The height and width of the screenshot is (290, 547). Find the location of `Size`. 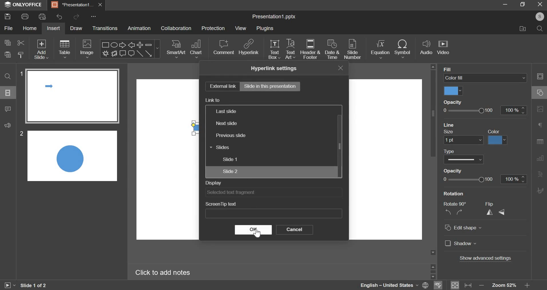

Size is located at coordinates (449, 132).